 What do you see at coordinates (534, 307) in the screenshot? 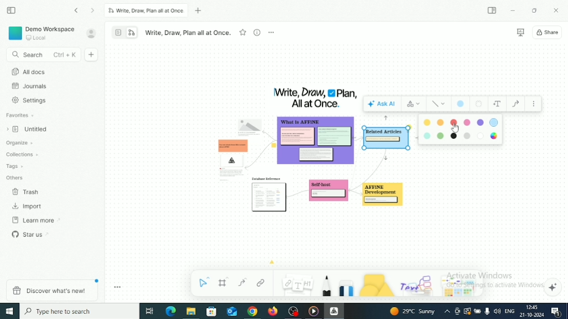
I see `Time` at bounding box center [534, 307].